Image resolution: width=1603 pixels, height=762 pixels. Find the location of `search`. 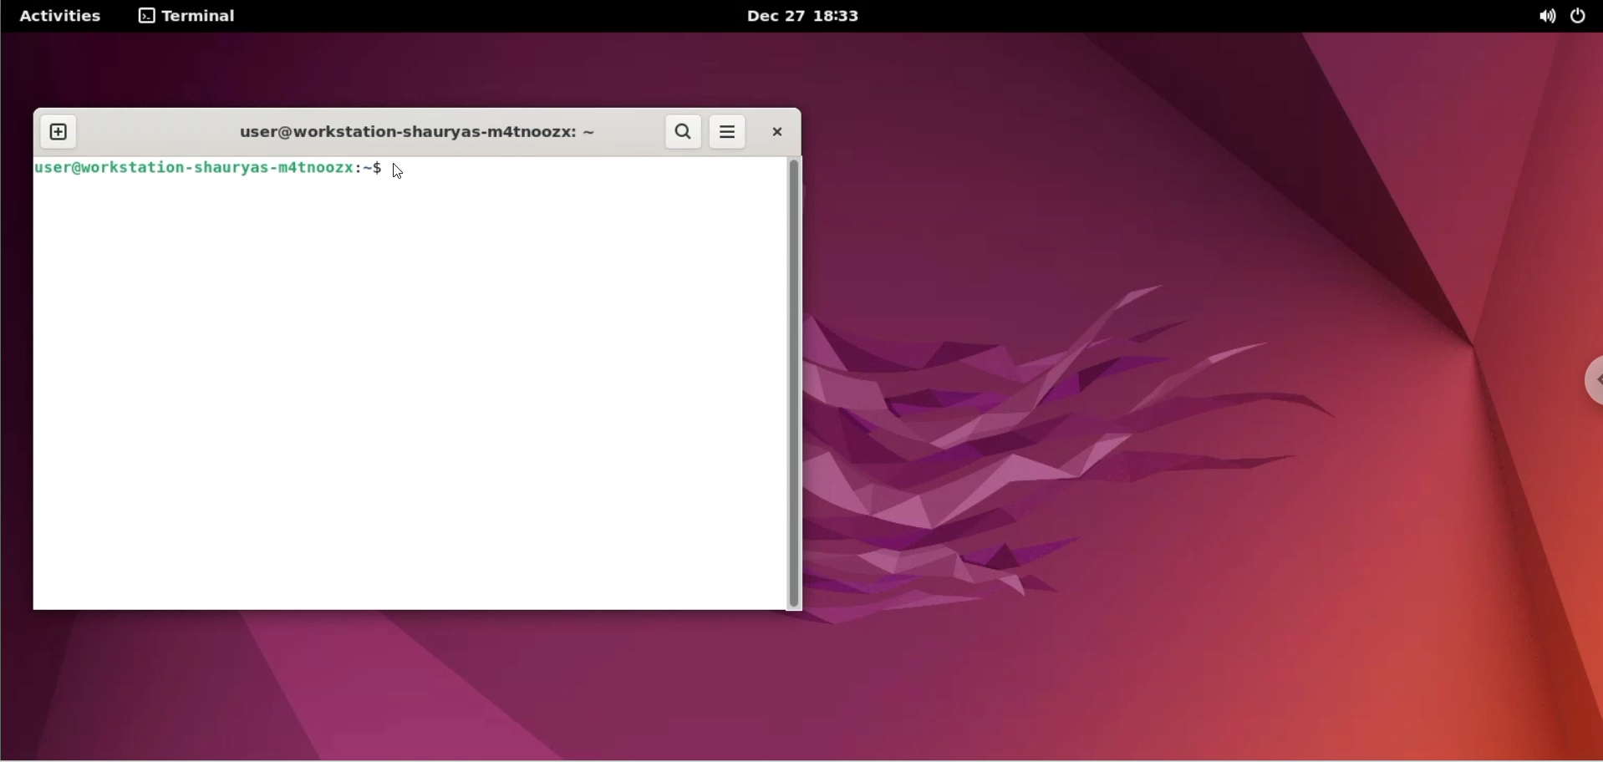

search is located at coordinates (684, 134).